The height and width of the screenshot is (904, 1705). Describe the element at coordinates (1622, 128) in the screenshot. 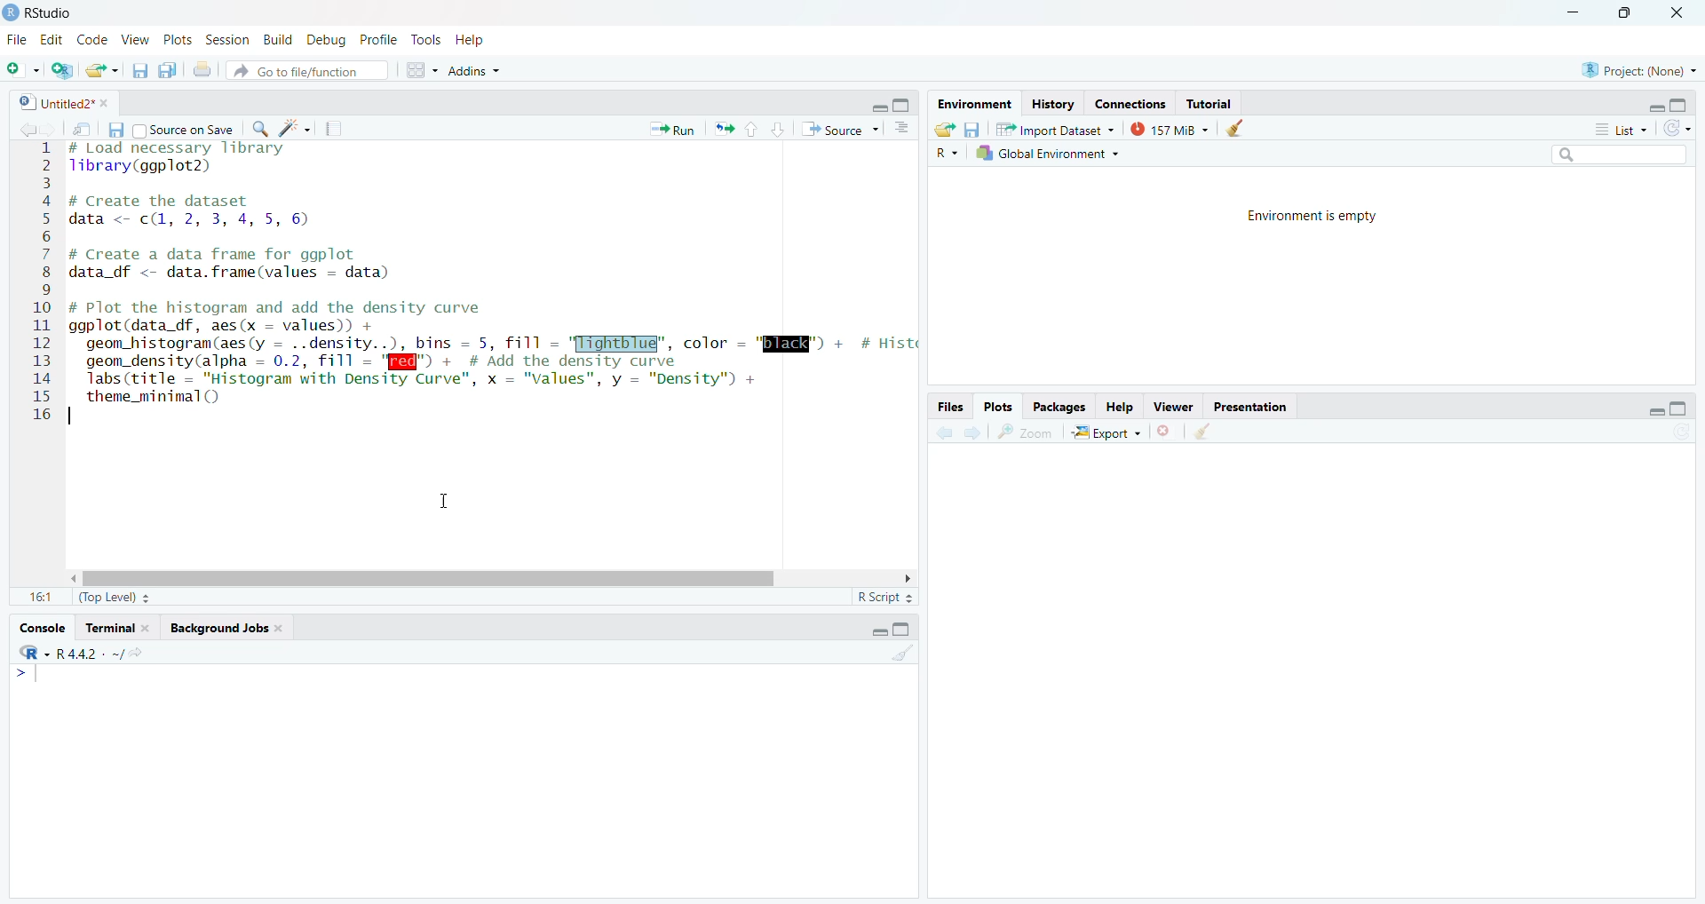

I see `list` at that location.